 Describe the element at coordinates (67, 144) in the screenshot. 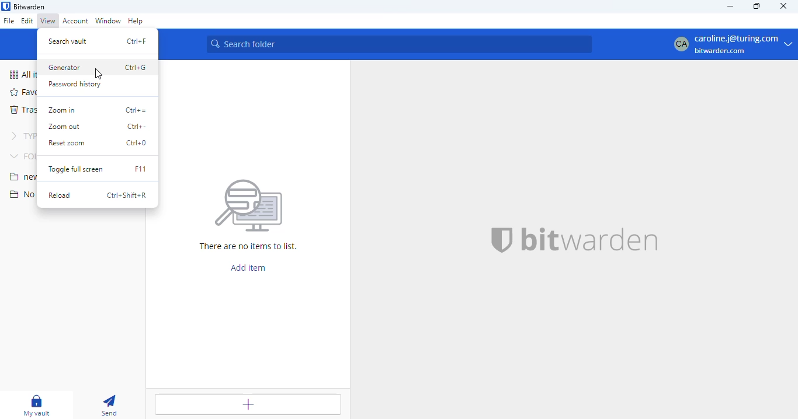

I see `reset zoom` at that location.